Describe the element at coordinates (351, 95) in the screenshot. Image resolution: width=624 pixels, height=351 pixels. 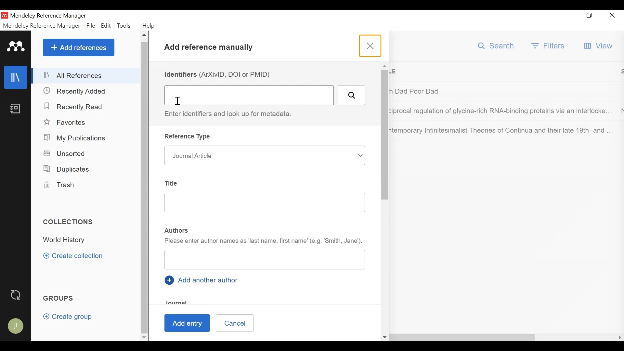
I see `search` at that location.